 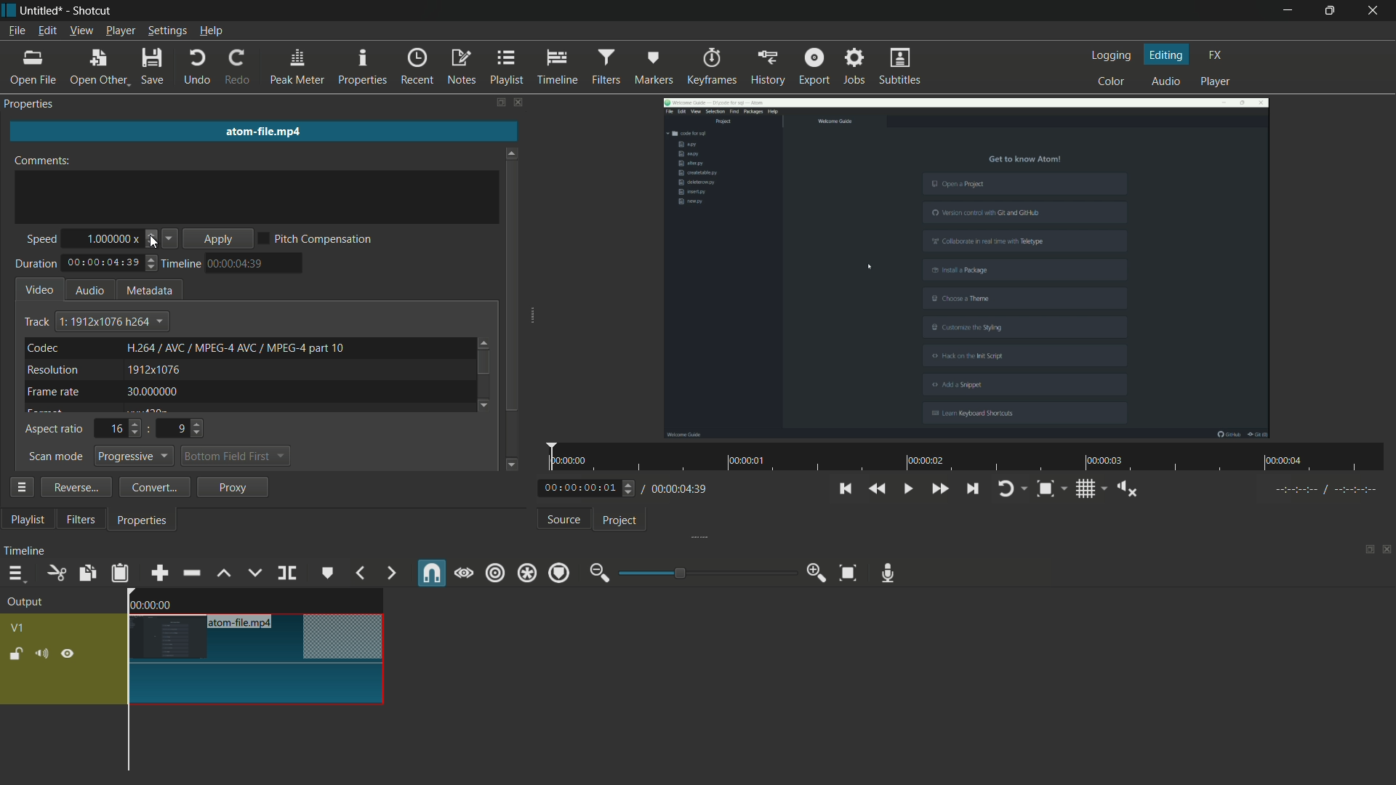 What do you see at coordinates (55, 392) in the screenshot?
I see `frame rate` at bounding box center [55, 392].